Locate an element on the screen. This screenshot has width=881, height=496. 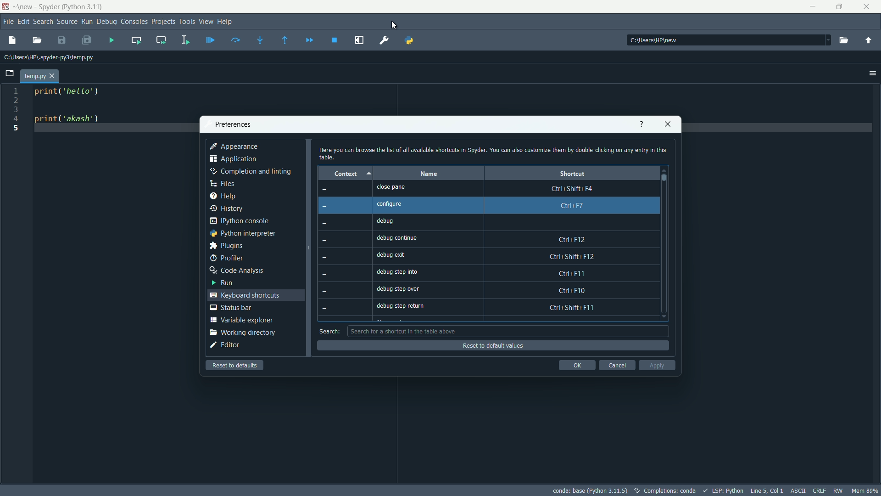
run current cell is located at coordinates (136, 40).